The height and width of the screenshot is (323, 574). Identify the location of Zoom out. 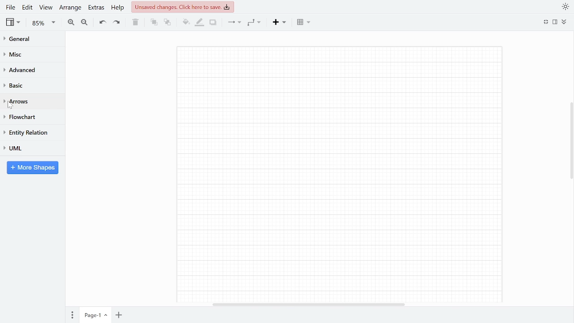
(84, 22).